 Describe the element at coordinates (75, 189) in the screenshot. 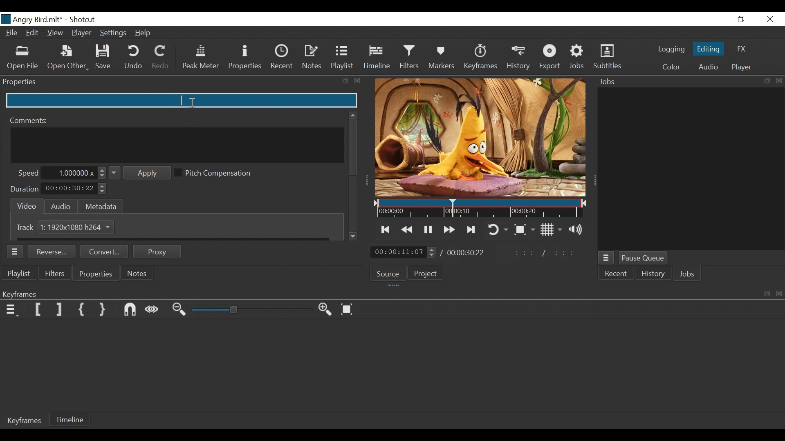

I see `Adjust Current Duration Field` at that location.